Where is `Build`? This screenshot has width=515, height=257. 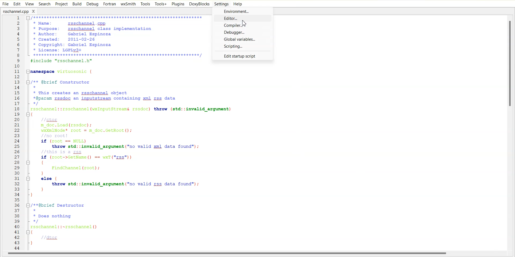 Build is located at coordinates (77, 4).